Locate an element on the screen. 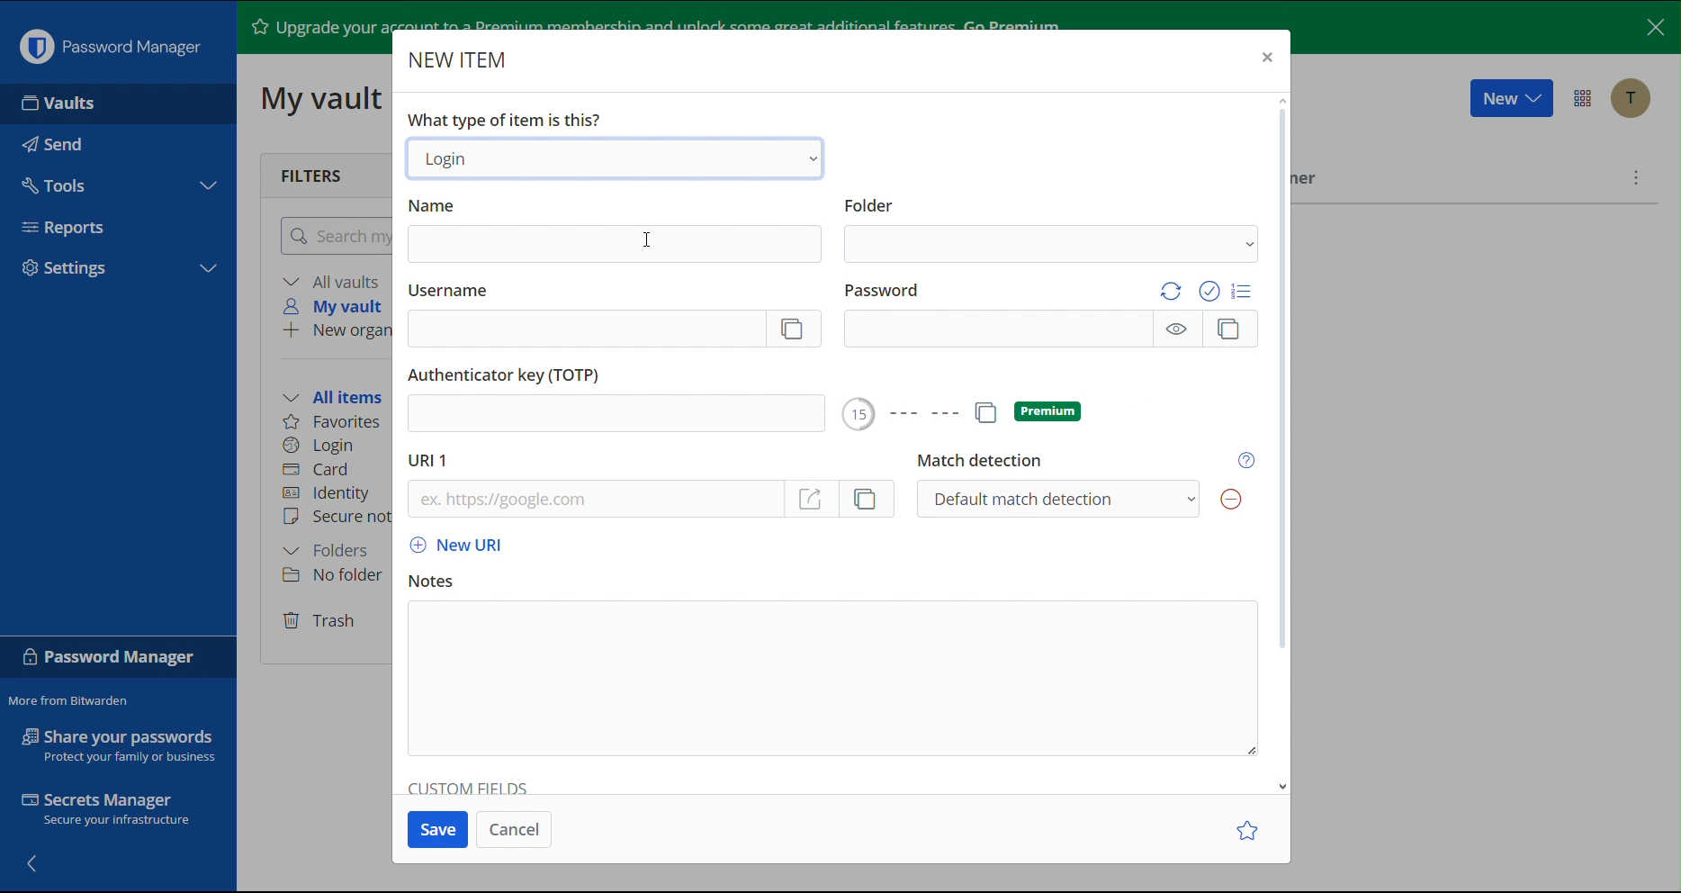  Close is located at coordinates (1652, 25).